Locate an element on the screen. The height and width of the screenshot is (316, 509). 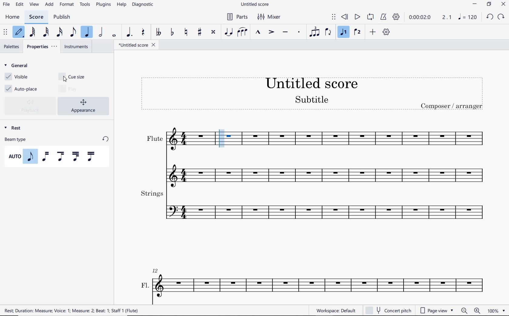
VISIBLE is located at coordinates (17, 77).